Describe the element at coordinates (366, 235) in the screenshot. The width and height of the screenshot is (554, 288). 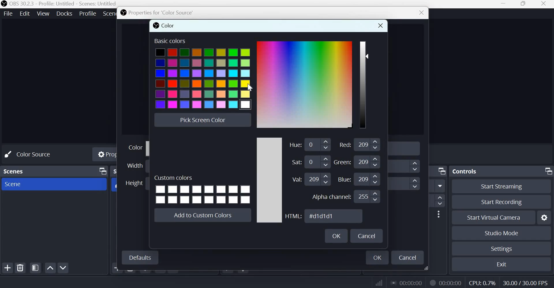
I see `Cancel` at that location.